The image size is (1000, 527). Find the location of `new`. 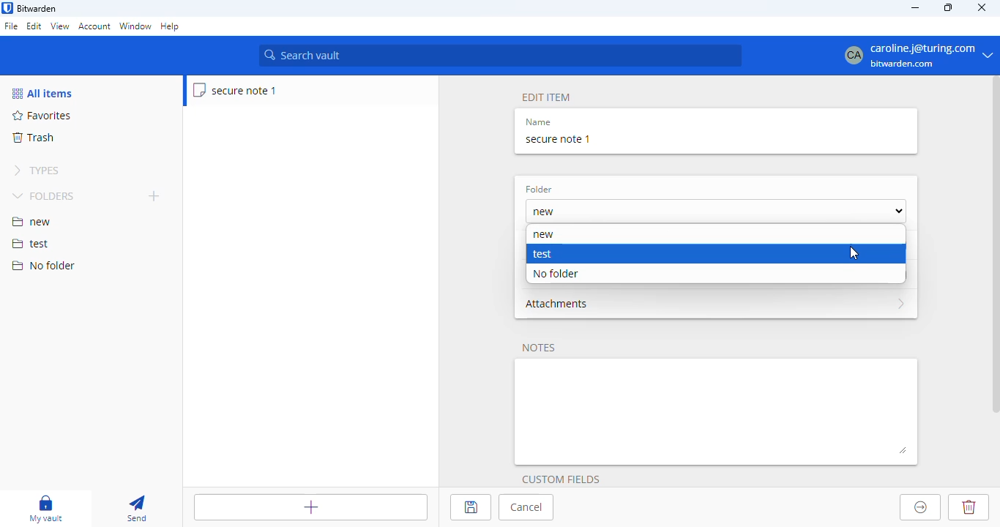

new is located at coordinates (543, 236).